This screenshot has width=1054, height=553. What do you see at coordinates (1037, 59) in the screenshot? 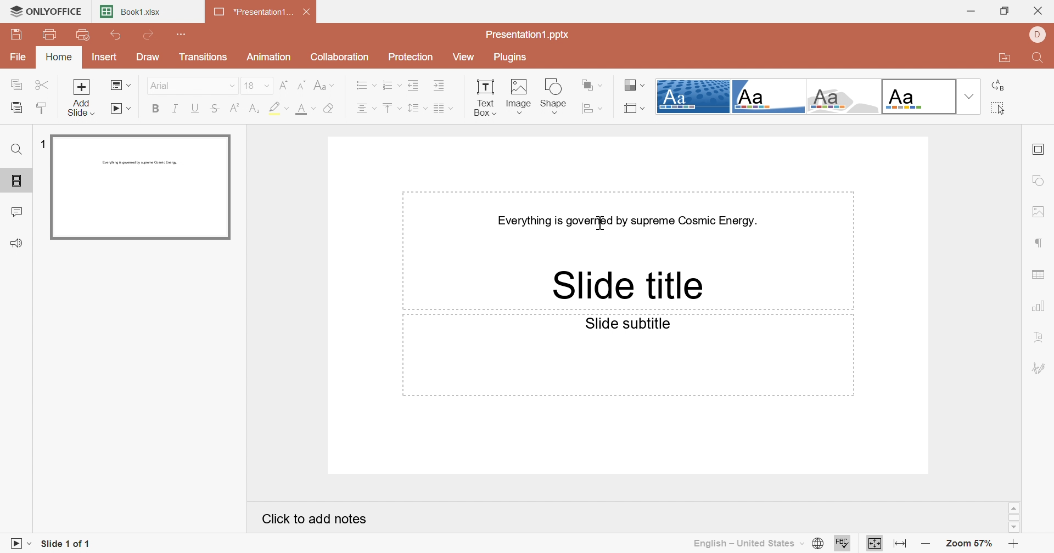
I see `Find` at bounding box center [1037, 59].